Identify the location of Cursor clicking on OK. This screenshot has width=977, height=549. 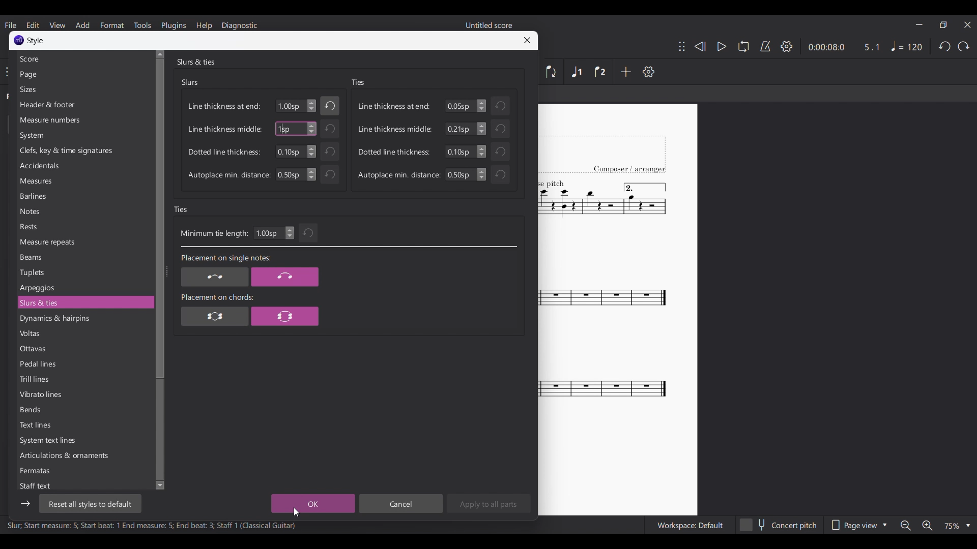
(297, 512).